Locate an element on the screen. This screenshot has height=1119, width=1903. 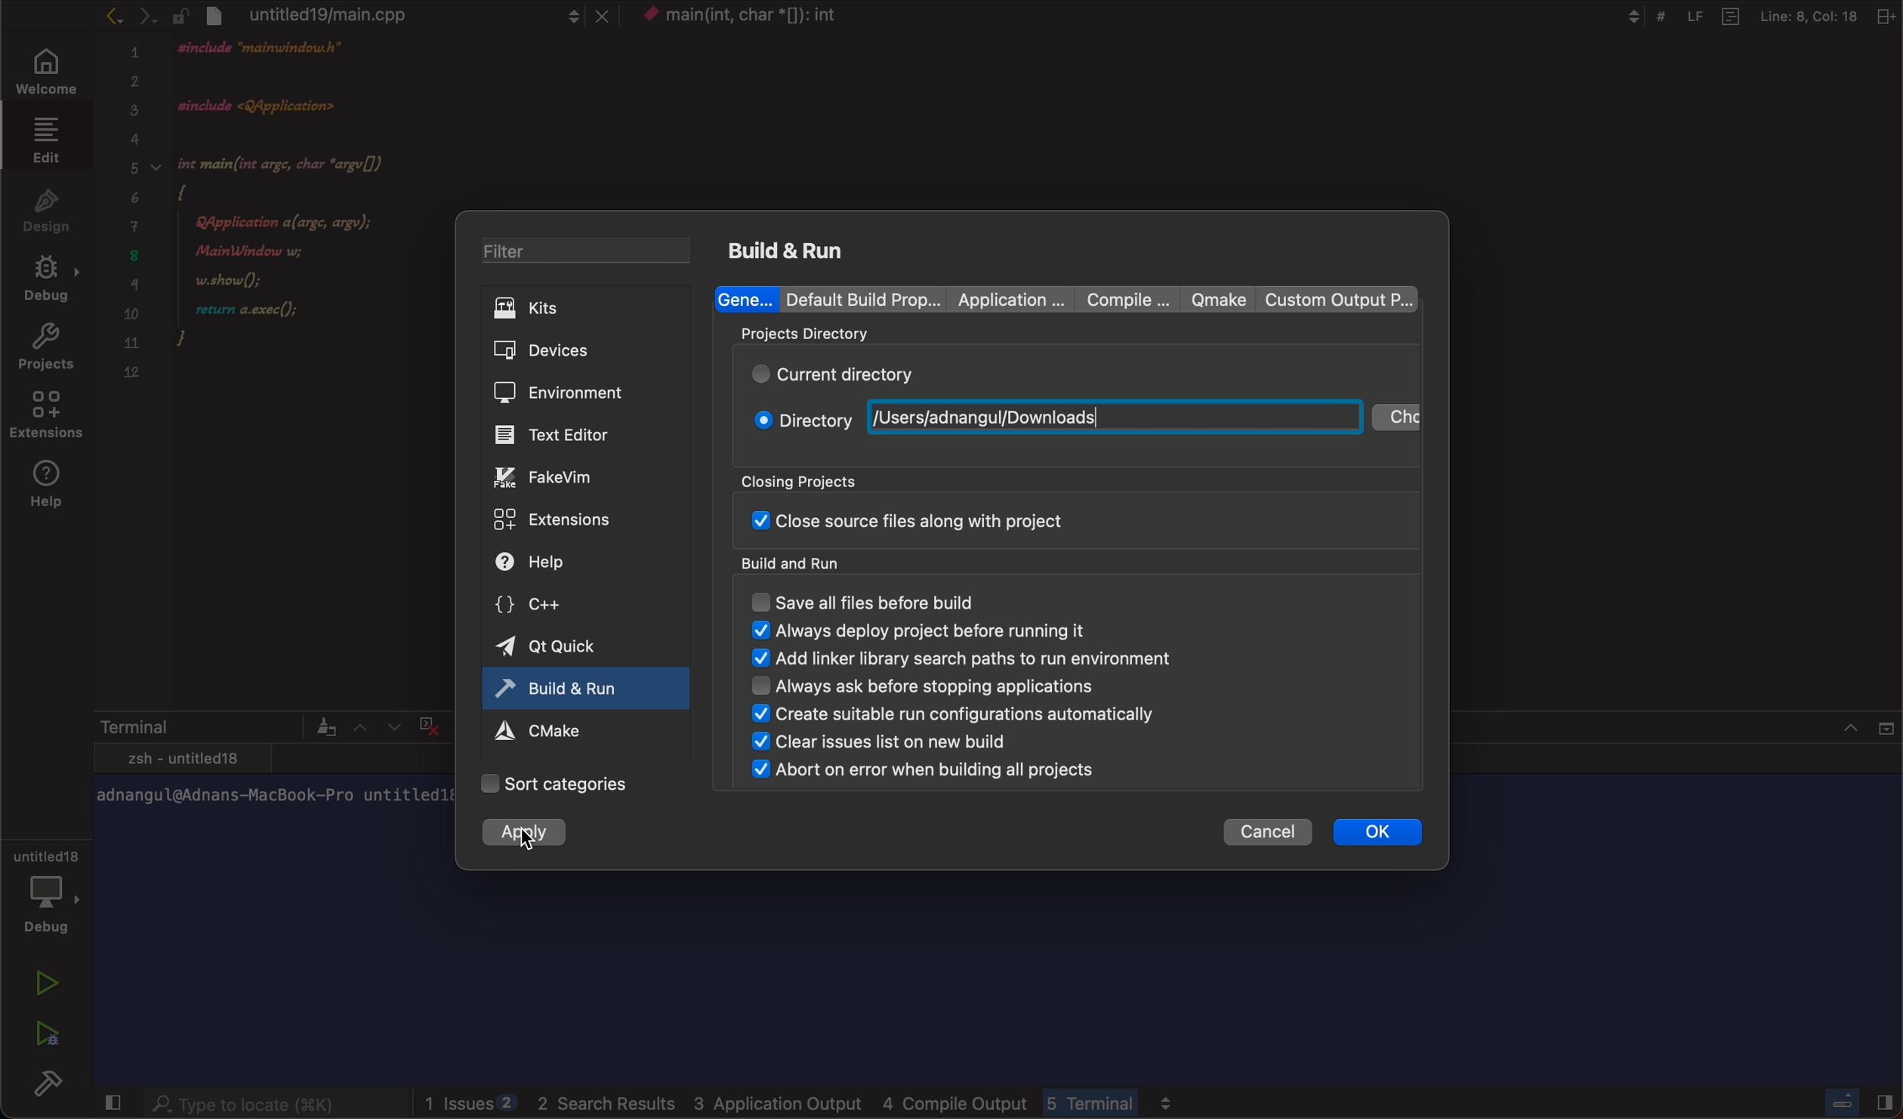
build and run  is located at coordinates (807, 563).